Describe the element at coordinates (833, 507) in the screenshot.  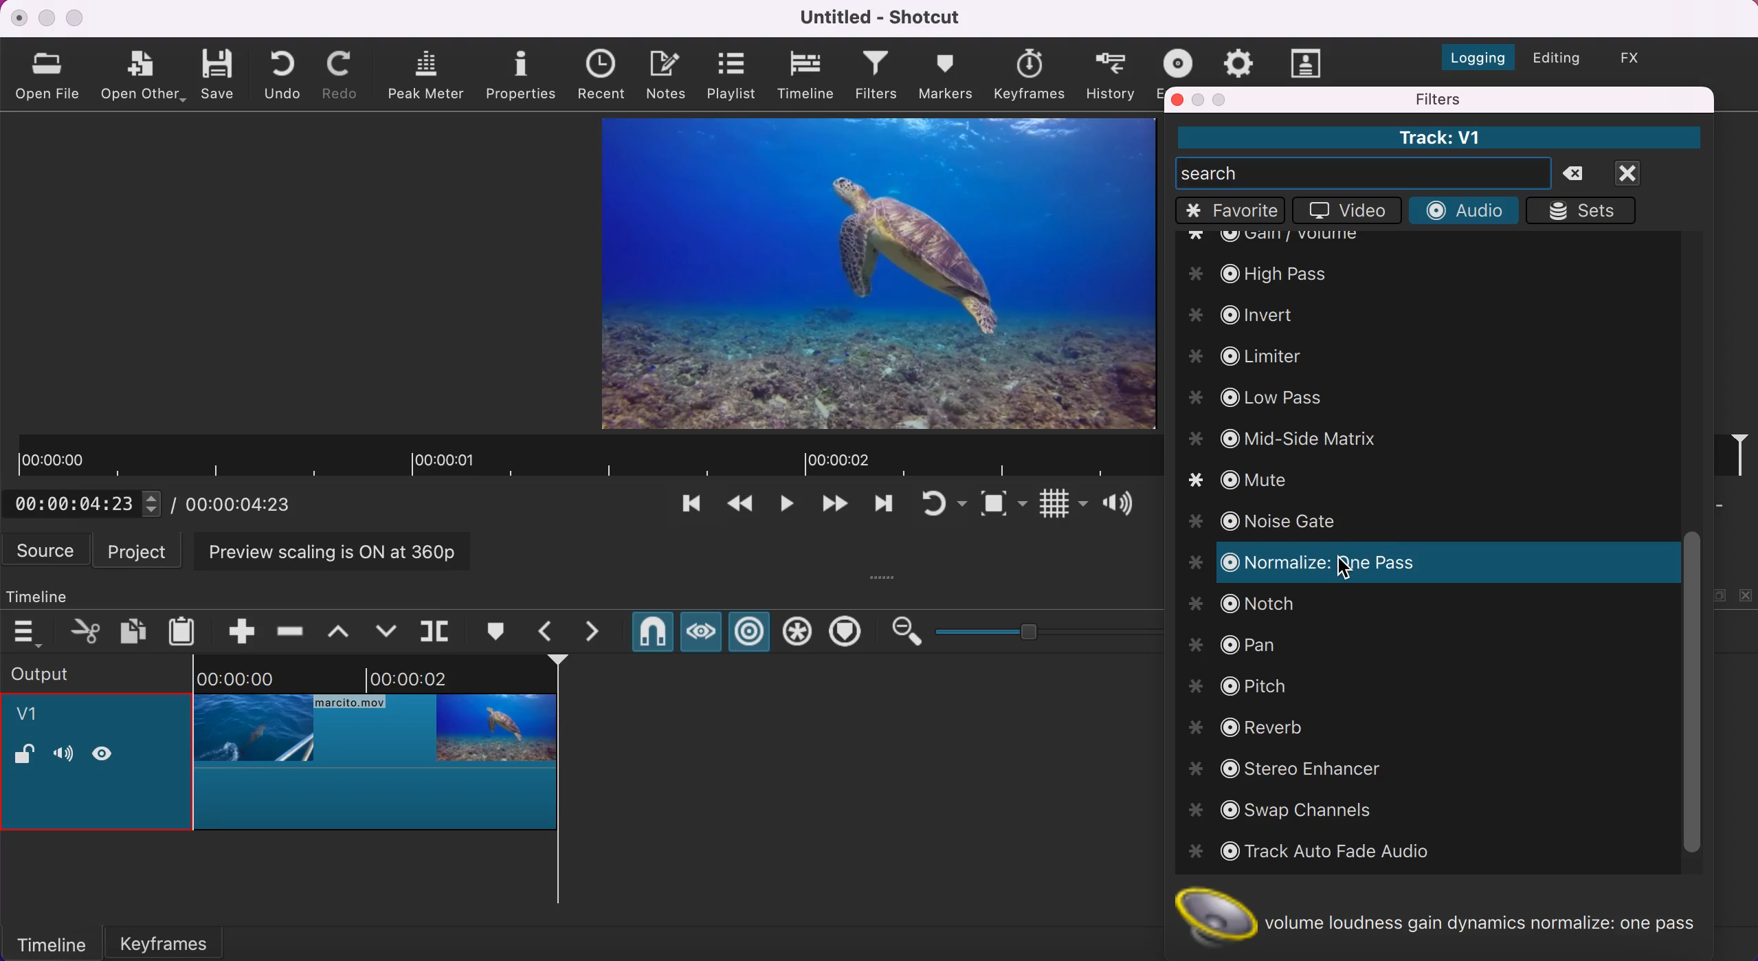
I see `skip to the next point` at that location.